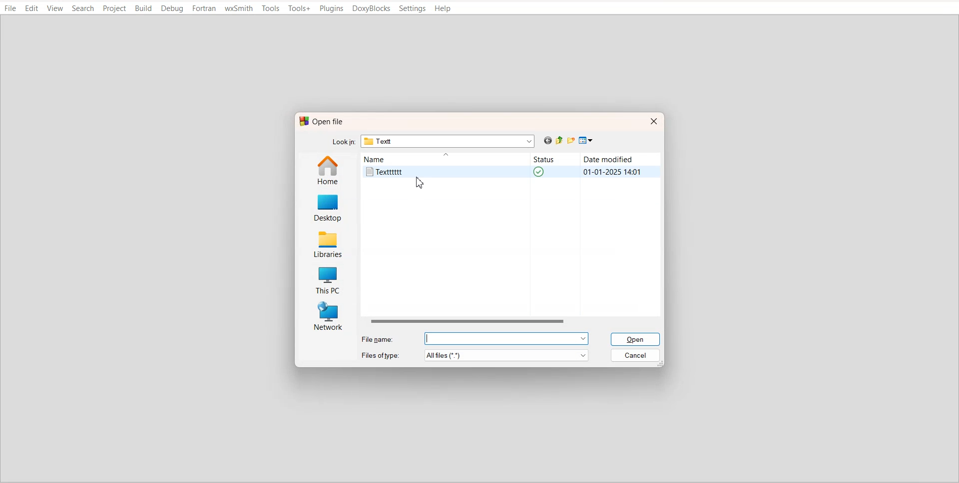  What do you see at coordinates (83, 8) in the screenshot?
I see `Search` at bounding box center [83, 8].